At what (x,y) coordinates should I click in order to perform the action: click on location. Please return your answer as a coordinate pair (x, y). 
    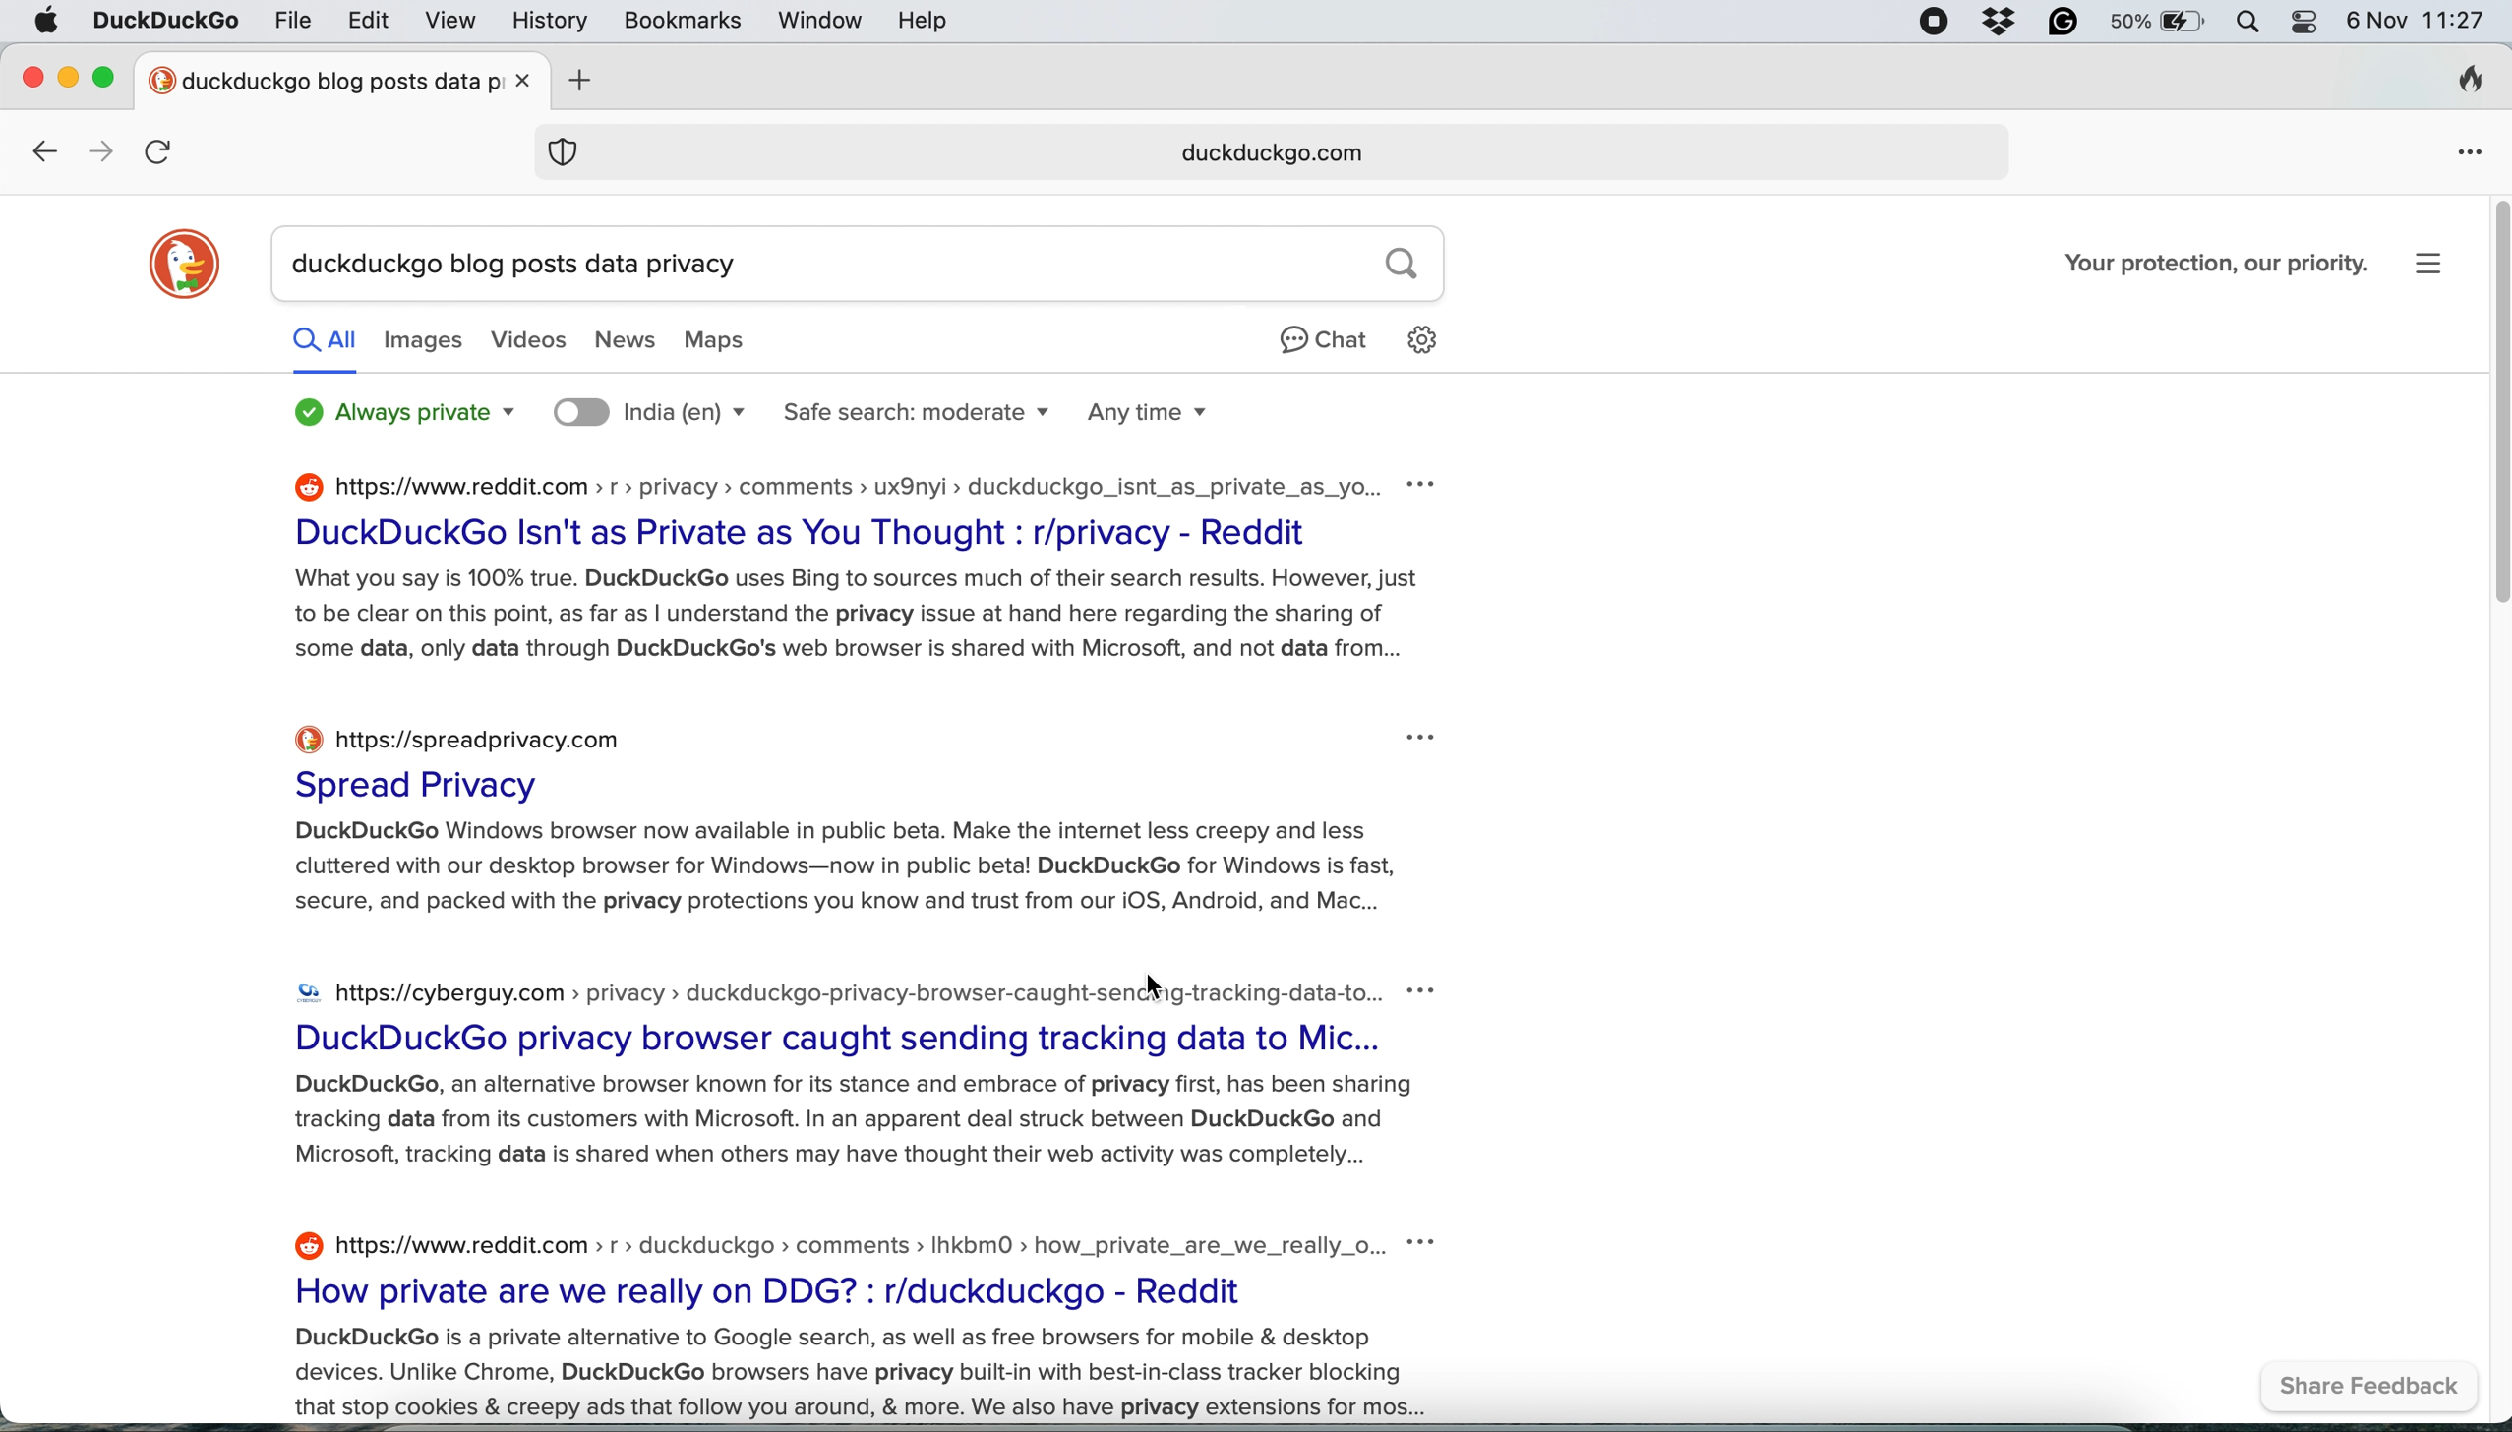
    Looking at the image, I should click on (647, 413).